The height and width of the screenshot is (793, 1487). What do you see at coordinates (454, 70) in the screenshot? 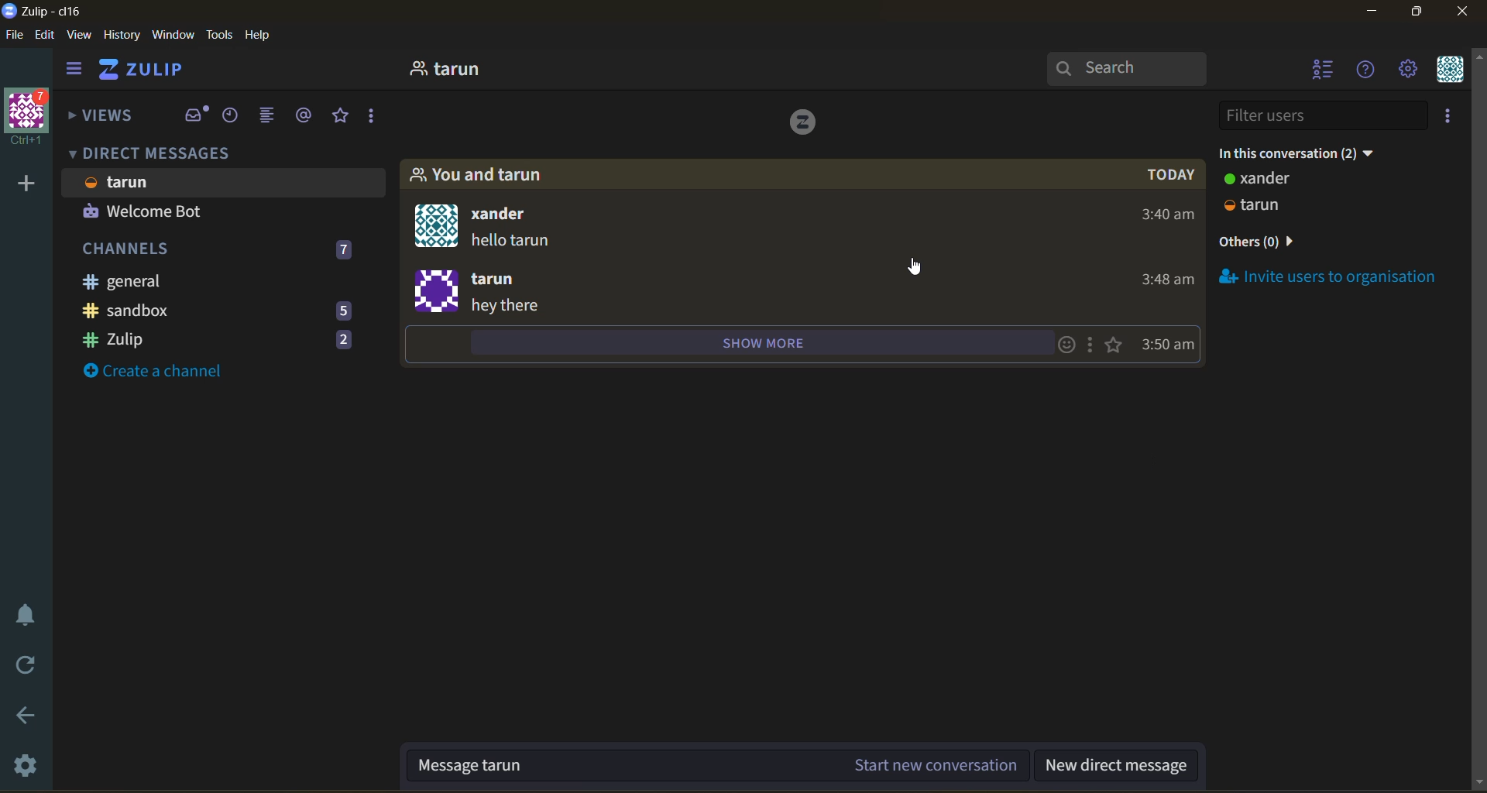
I see `user` at bounding box center [454, 70].